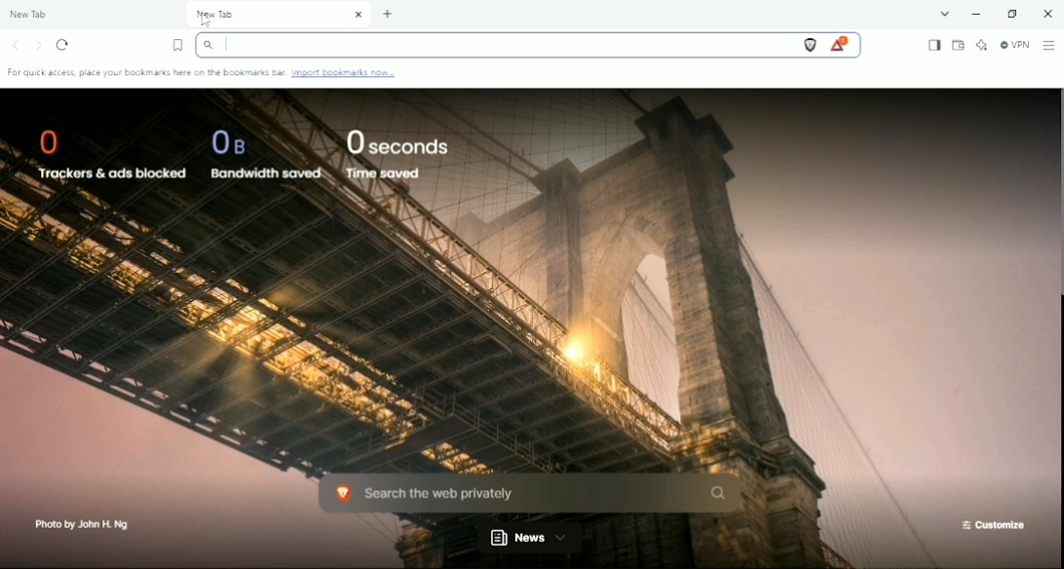 This screenshot has width=1064, height=569. I want to click on Customize and control Brave, so click(1049, 45).